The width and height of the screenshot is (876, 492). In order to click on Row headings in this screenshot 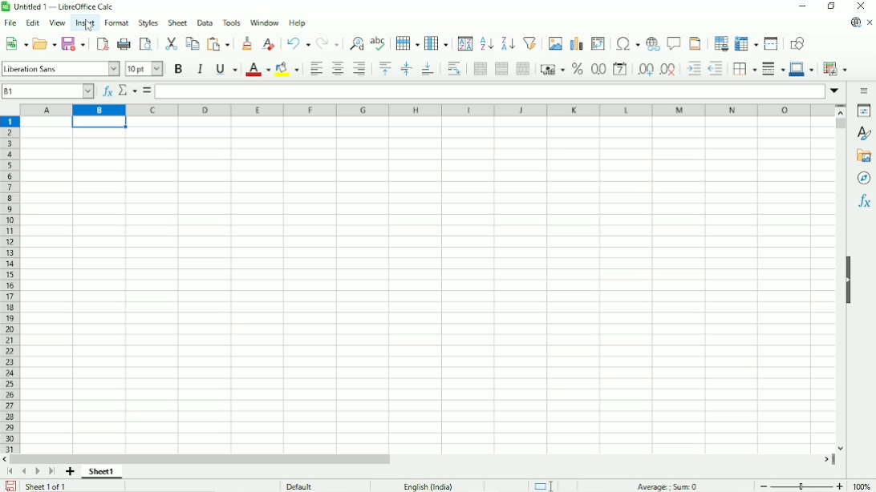, I will do `click(11, 285)`.